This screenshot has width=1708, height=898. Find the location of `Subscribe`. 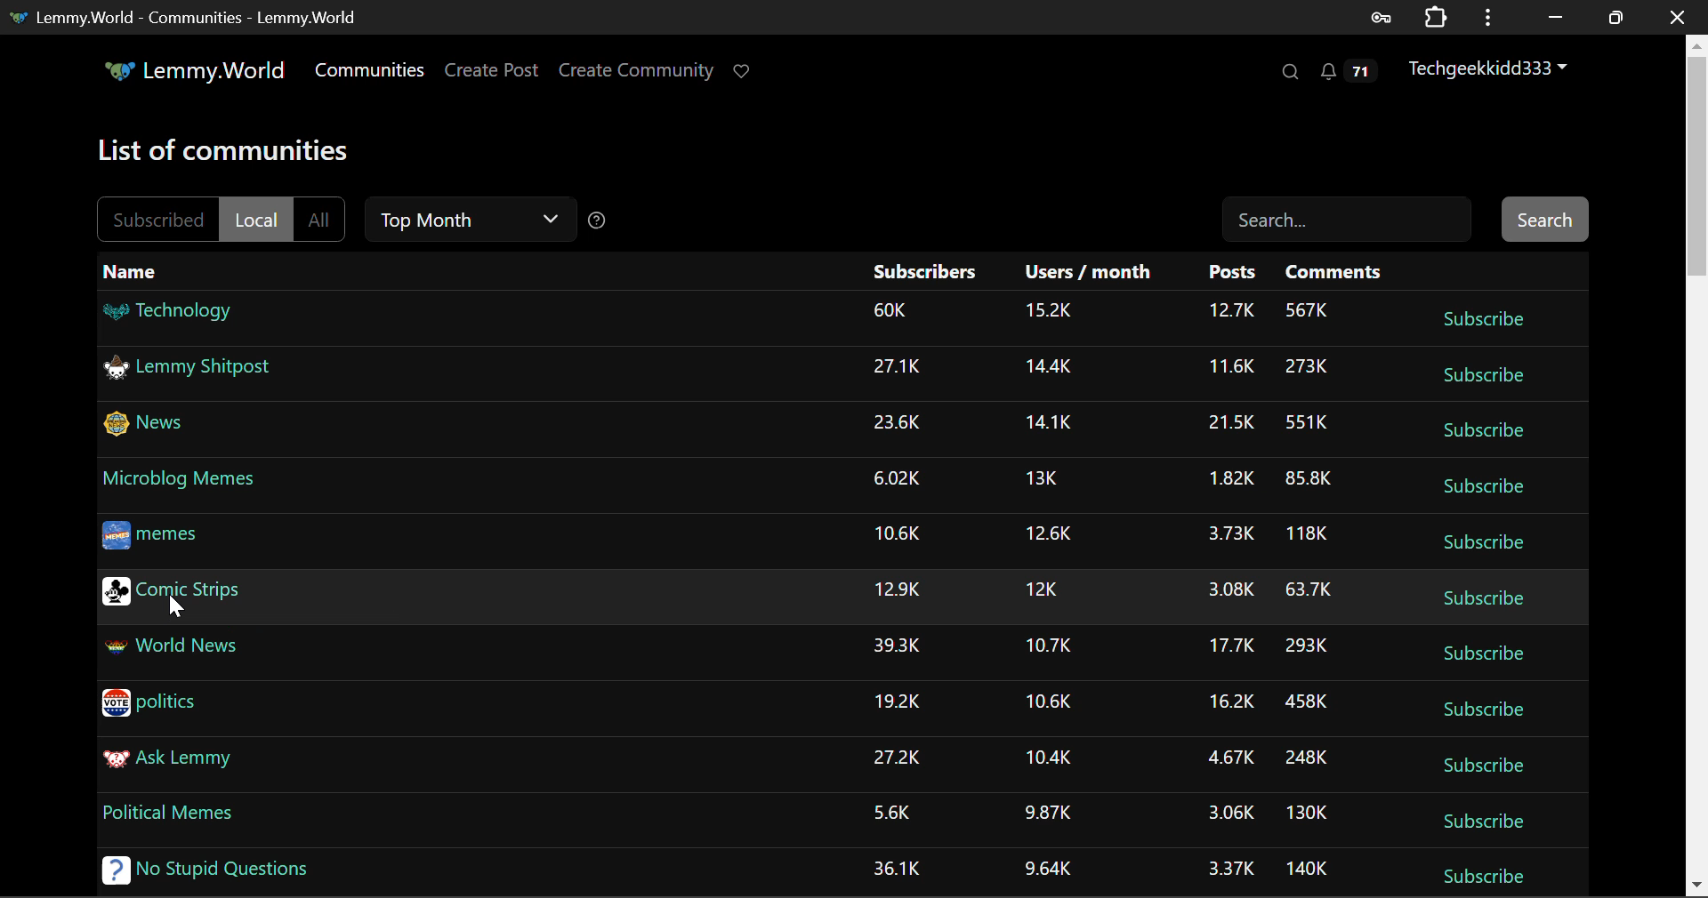

Subscribe is located at coordinates (1480, 485).